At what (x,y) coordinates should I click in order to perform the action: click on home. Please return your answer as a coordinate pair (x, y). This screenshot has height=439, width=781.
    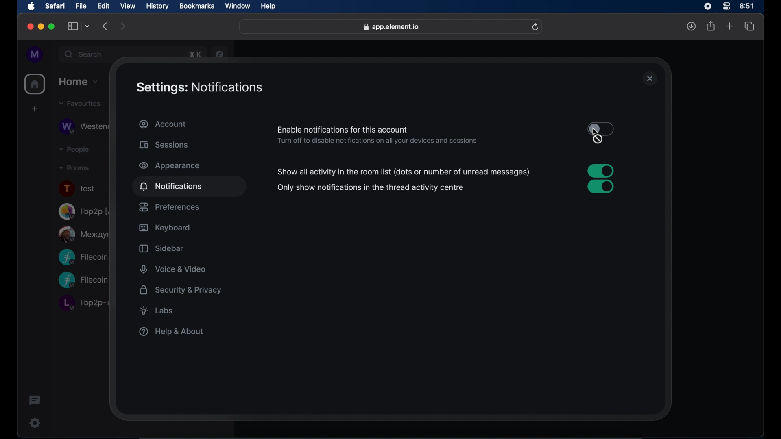
    Looking at the image, I should click on (35, 84).